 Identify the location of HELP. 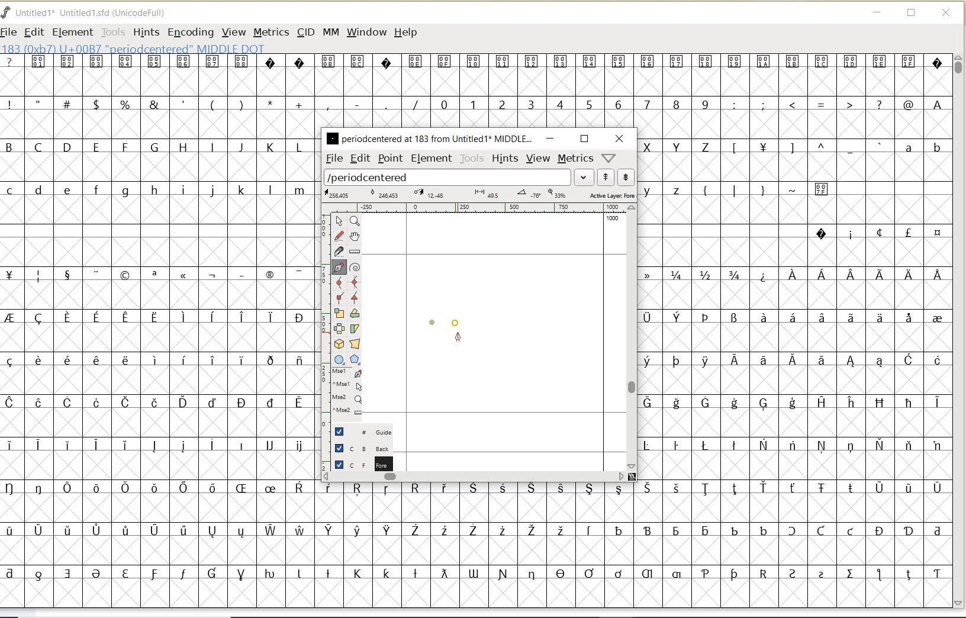
(405, 31).